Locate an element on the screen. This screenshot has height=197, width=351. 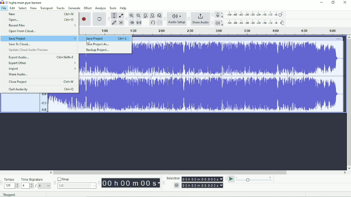
Save Project is located at coordinates (39, 39).